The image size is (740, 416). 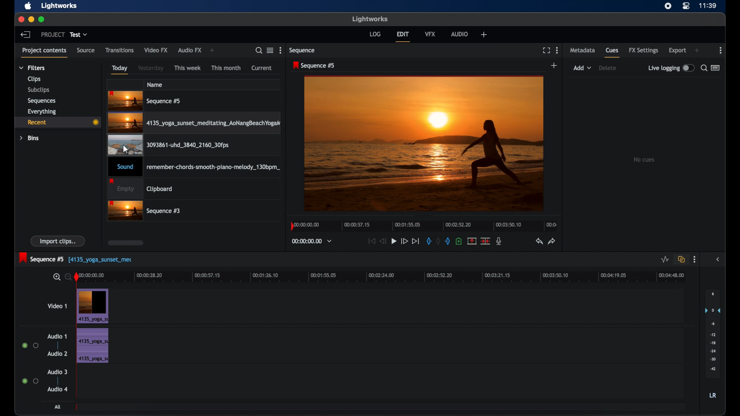 I want to click on search, so click(x=259, y=51).